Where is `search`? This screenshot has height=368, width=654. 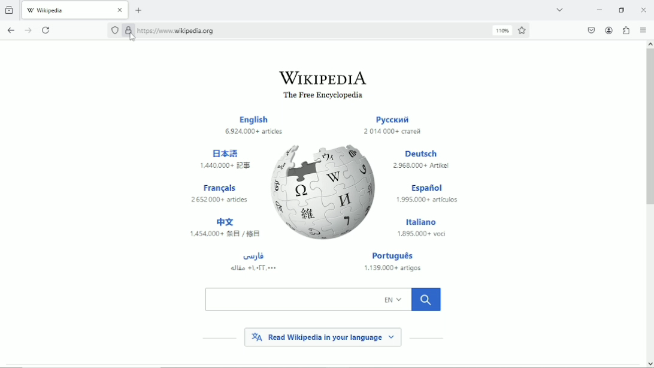 search is located at coordinates (323, 299).